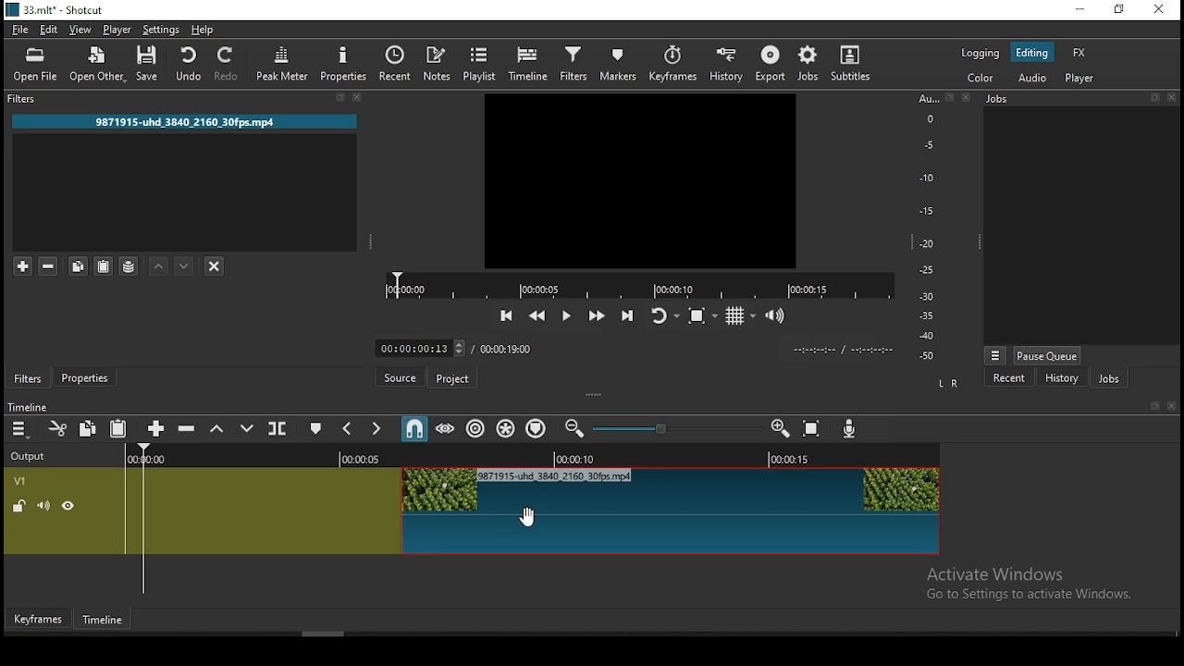 This screenshot has height=666, width=1184. Describe the element at coordinates (152, 65) in the screenshot. I see `save` at that location.